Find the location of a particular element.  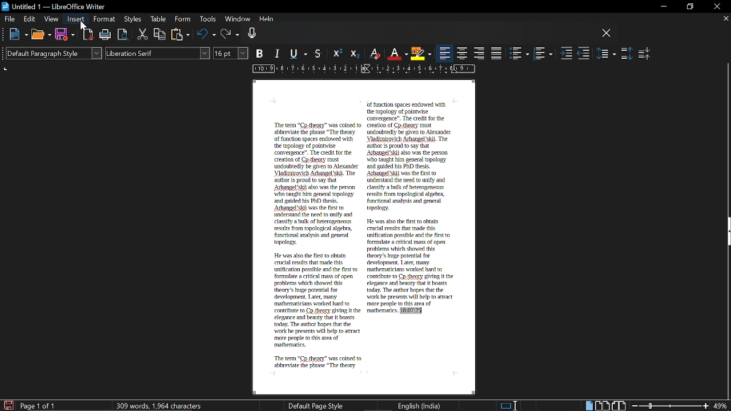

untitled 1 - libreoffice writer is located at coordinates (55, 5).